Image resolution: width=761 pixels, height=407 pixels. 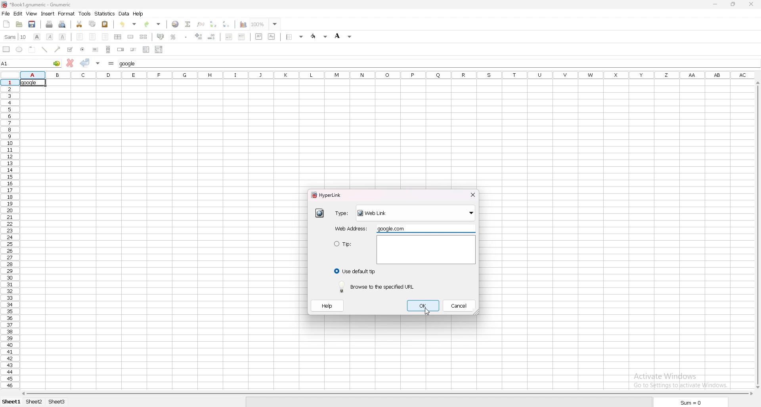 What do you see at coordinates (80, 36) in the screenshot?
I see `left align` at bounding box center [80, 36].